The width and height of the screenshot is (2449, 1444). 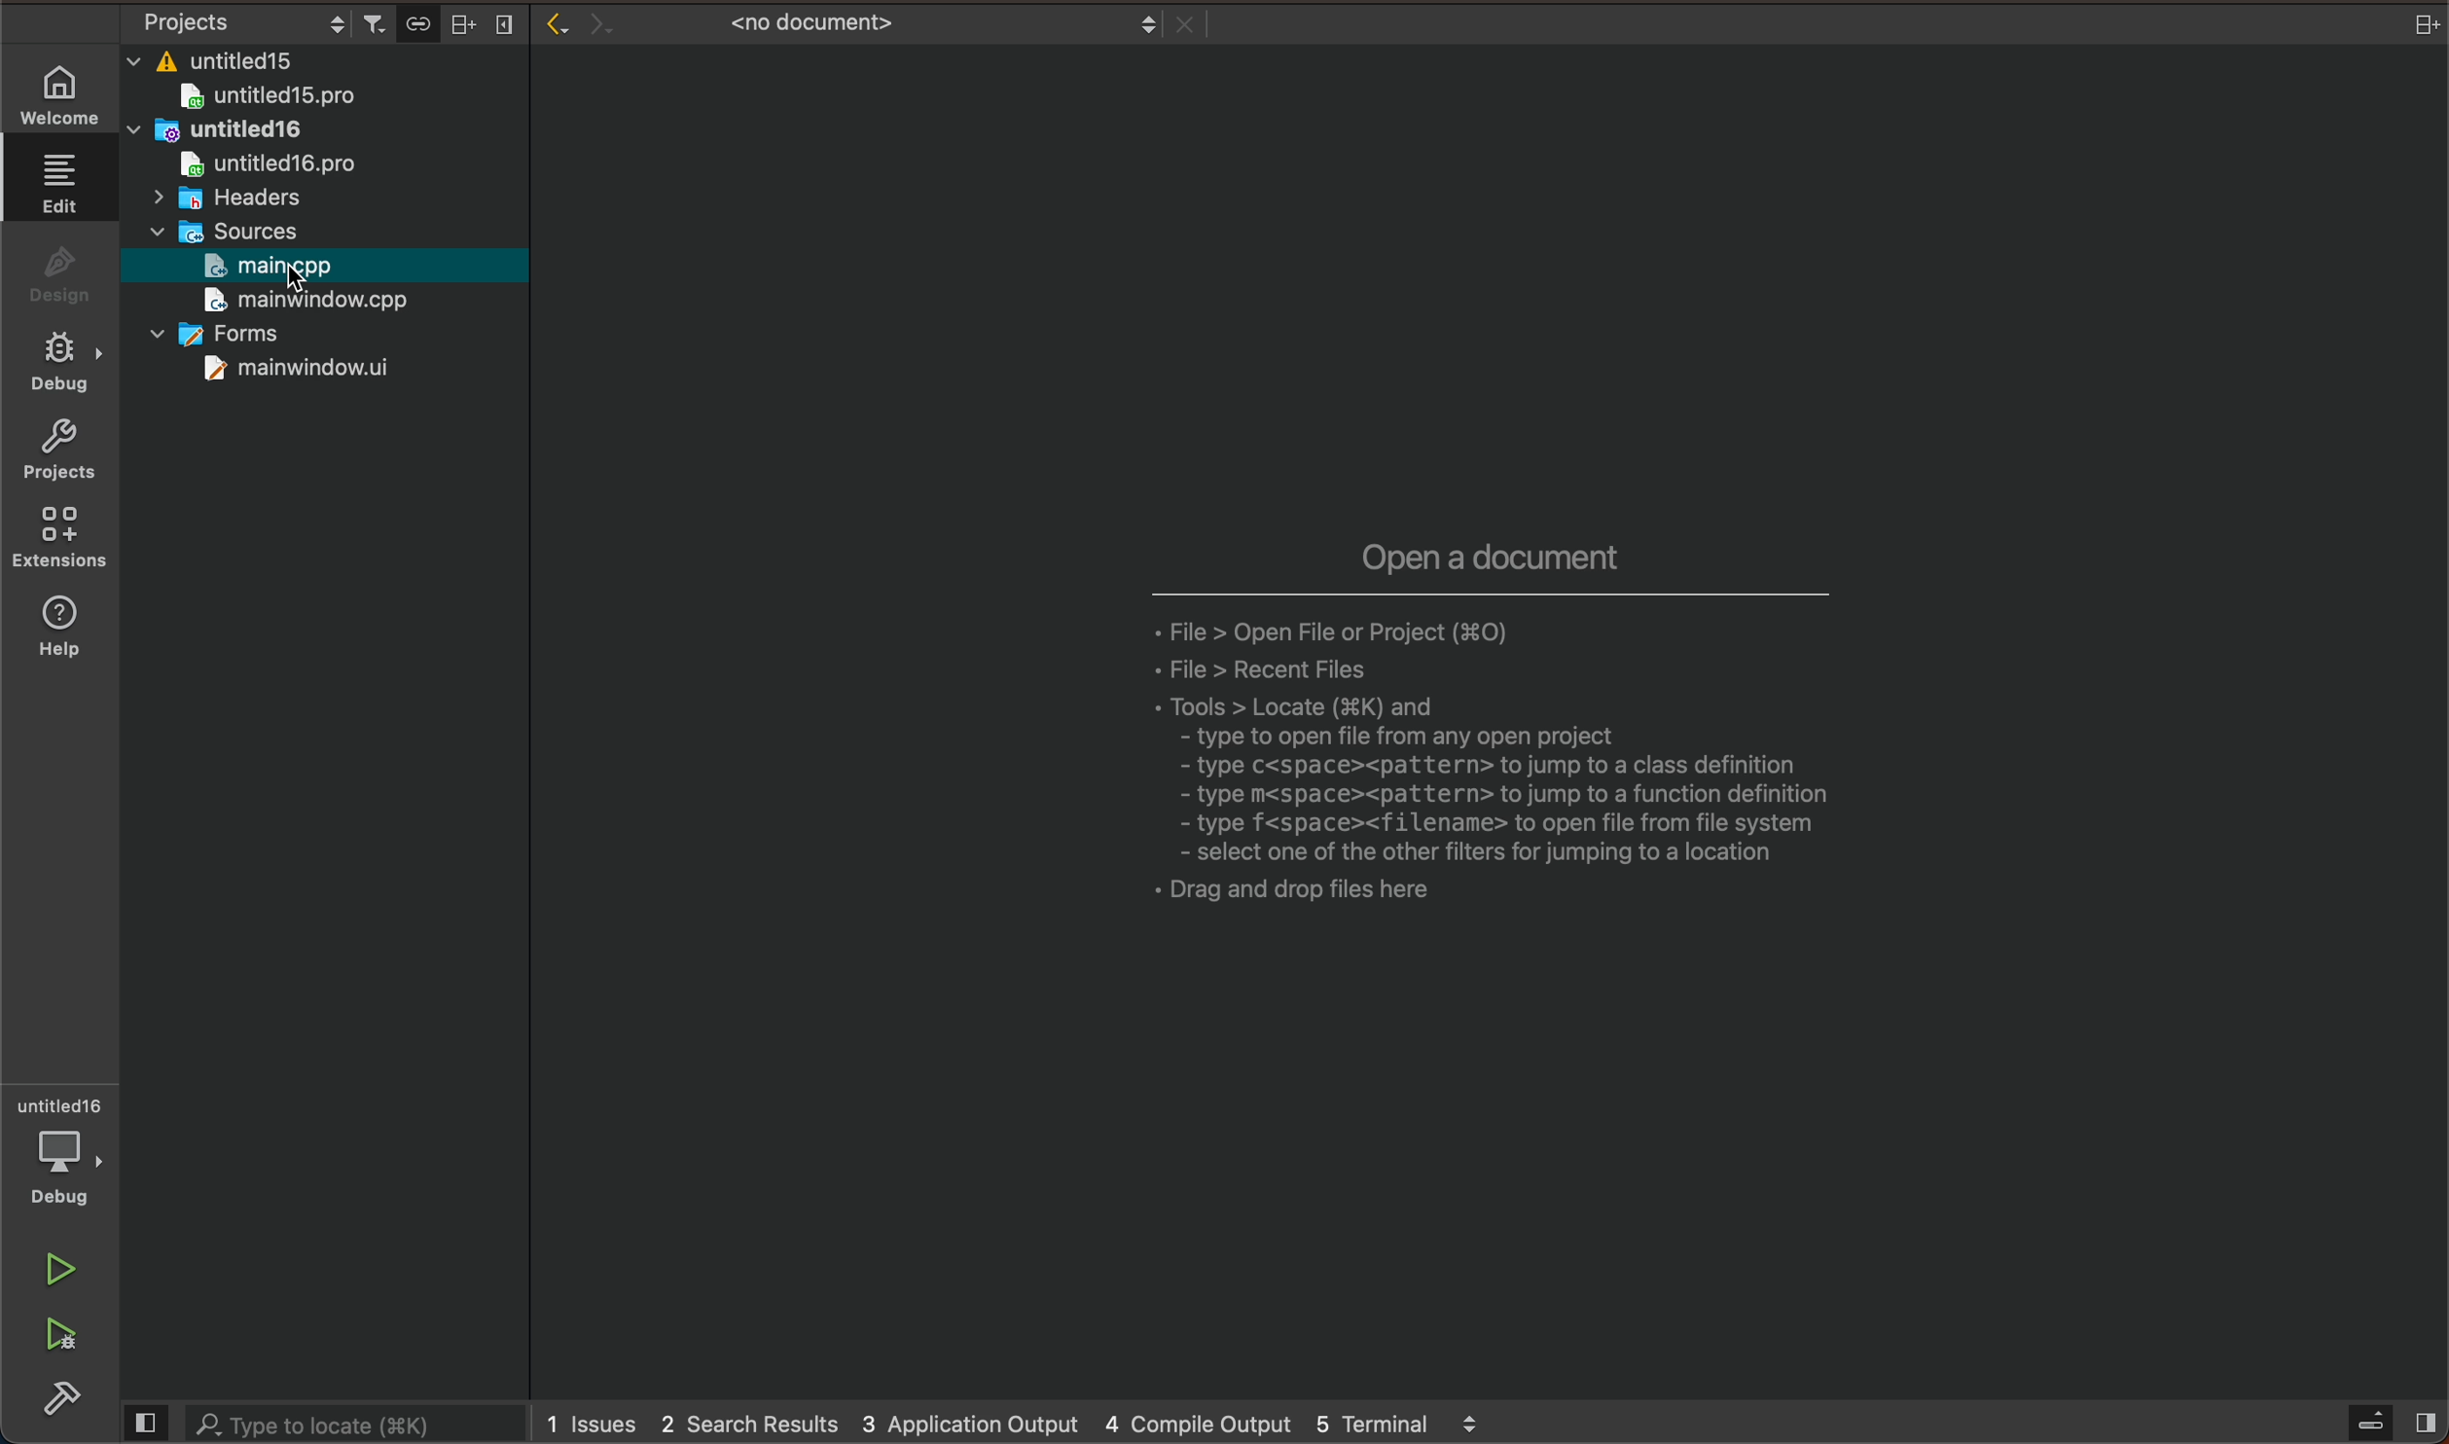 I want to click on design, so click(x=54, y=274).